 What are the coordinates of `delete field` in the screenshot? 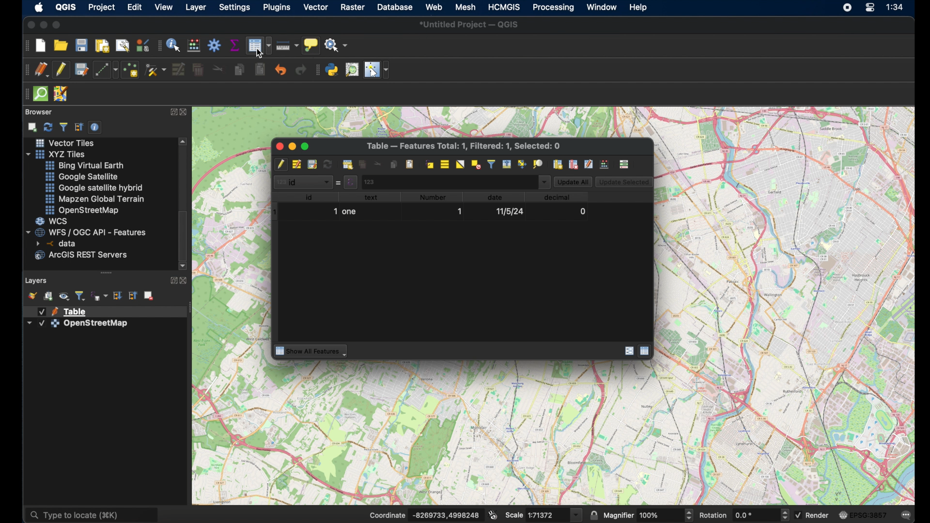 It's located at (574, 164).